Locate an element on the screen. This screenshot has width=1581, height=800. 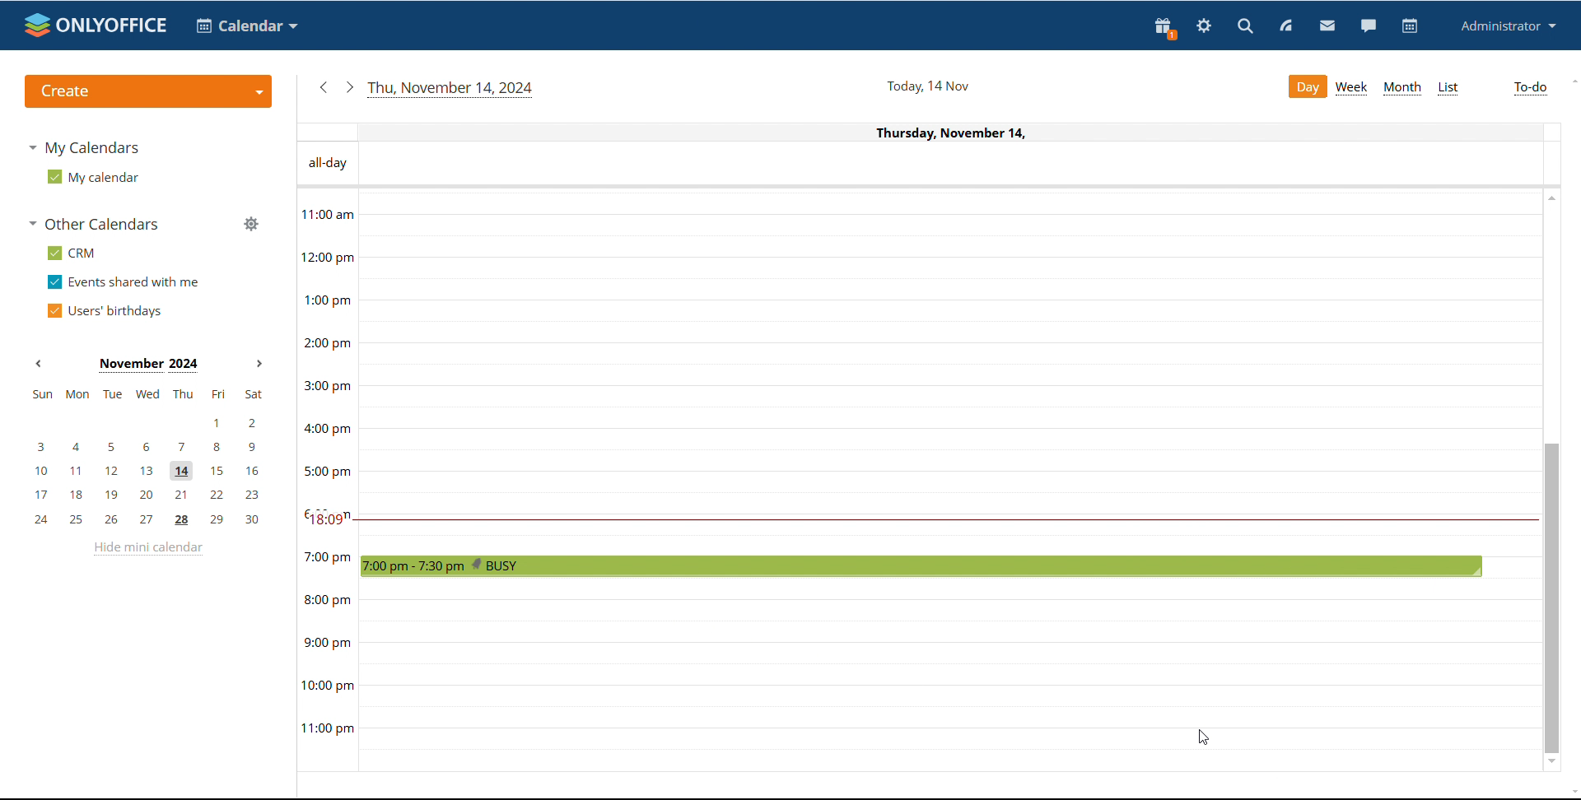
create is located at coordinates (148, 92).